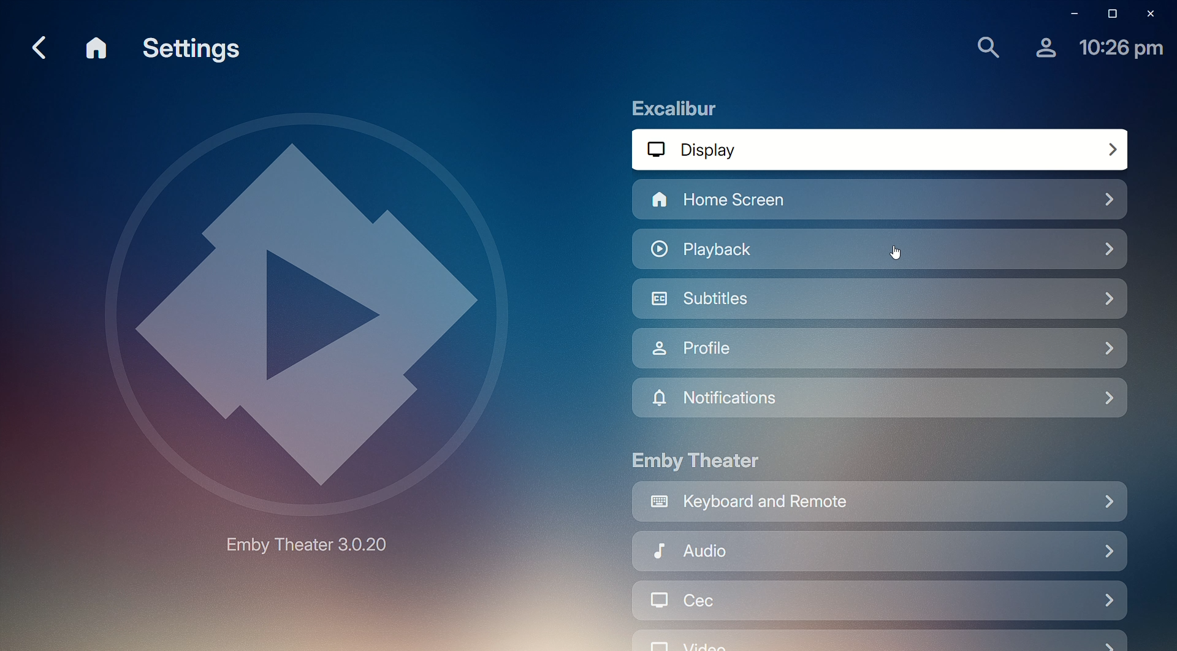  What do you see at coordinates (37, 46) in the screenshot?
I see `Back` at bounding box center [37, 46].